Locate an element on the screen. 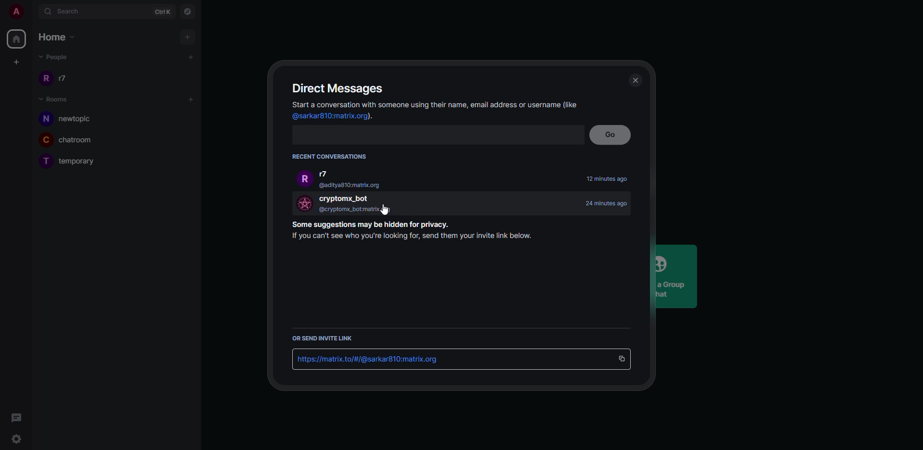 This screenshot has height=450, width=923. T is located at coordinates (45, 162).